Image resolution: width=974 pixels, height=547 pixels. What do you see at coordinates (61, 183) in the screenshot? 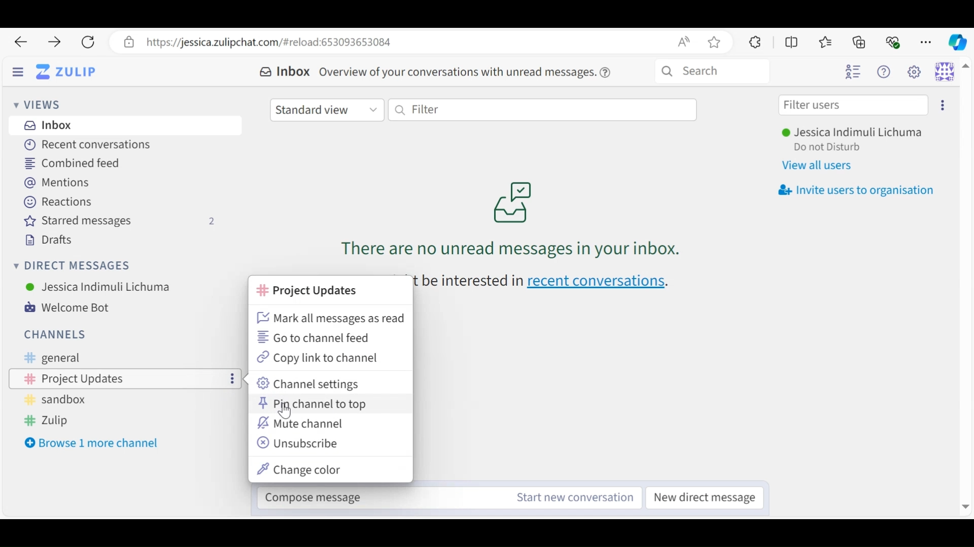
I see `Mentions` at bounding box center [61, 183].